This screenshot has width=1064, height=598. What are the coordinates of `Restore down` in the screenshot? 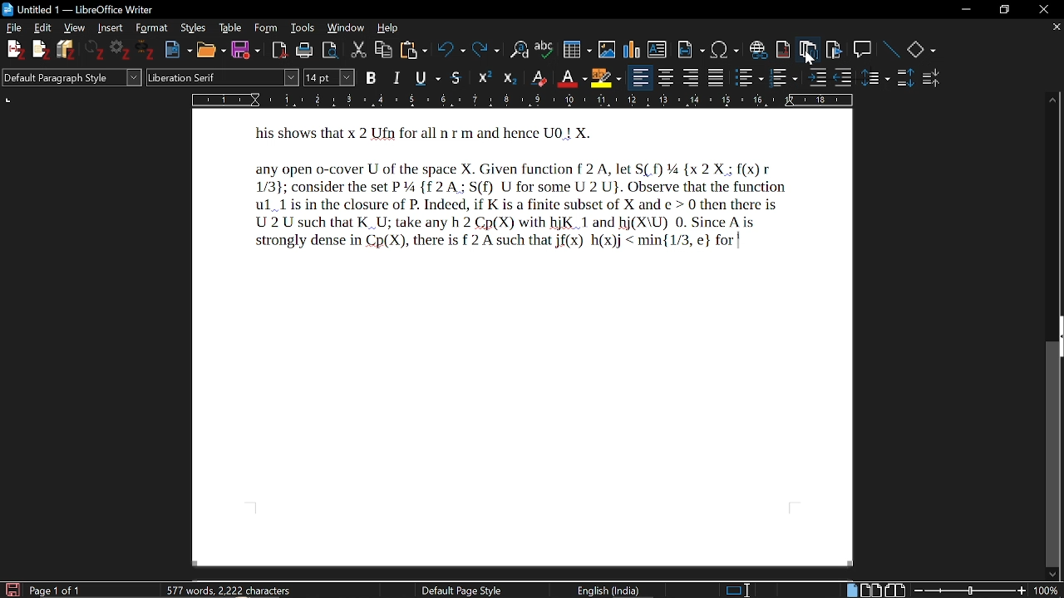 It's located at (1002, 10).